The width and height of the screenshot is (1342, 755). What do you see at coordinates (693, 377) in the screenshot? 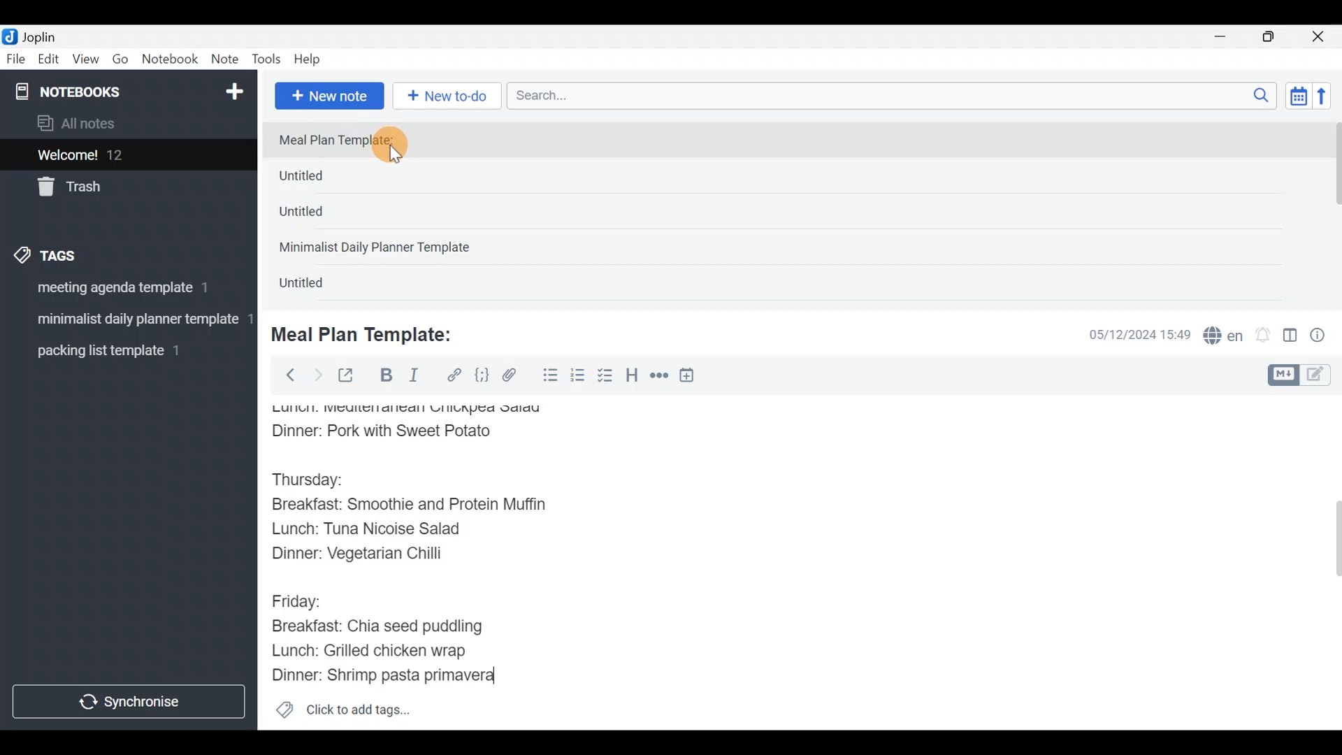
I see `Insert time` at bounding box center [693, 377].